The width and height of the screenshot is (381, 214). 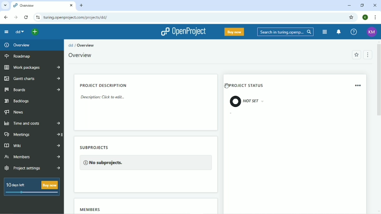 I want to click on Forward, so click(x=16, y=17).